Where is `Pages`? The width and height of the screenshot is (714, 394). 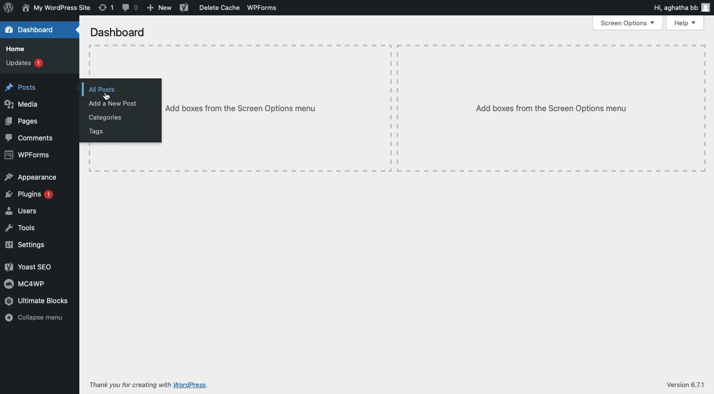
Pages is located at coordinates (22, 122).